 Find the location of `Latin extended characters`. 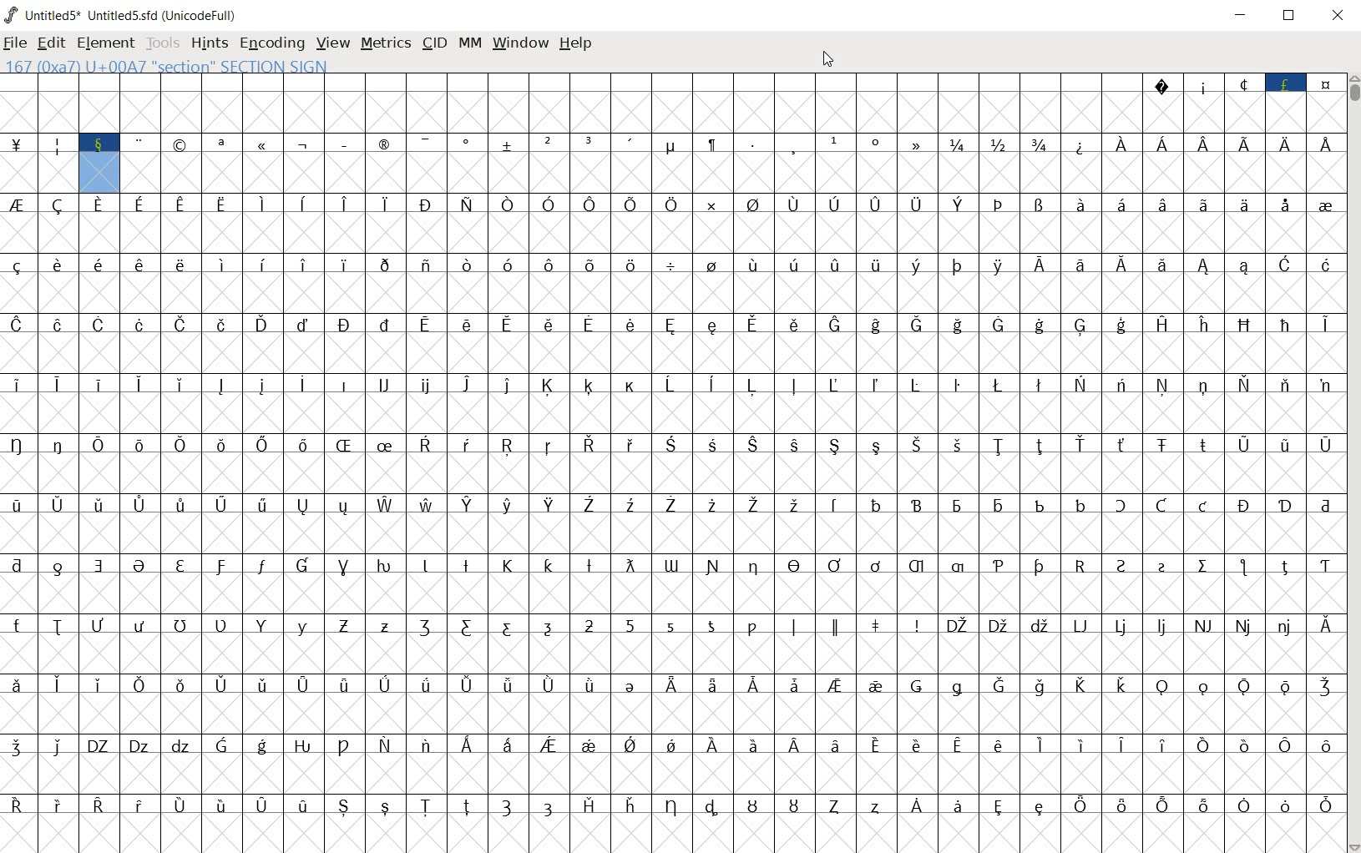

Latin extended characters is located at coordinates (548, 283).